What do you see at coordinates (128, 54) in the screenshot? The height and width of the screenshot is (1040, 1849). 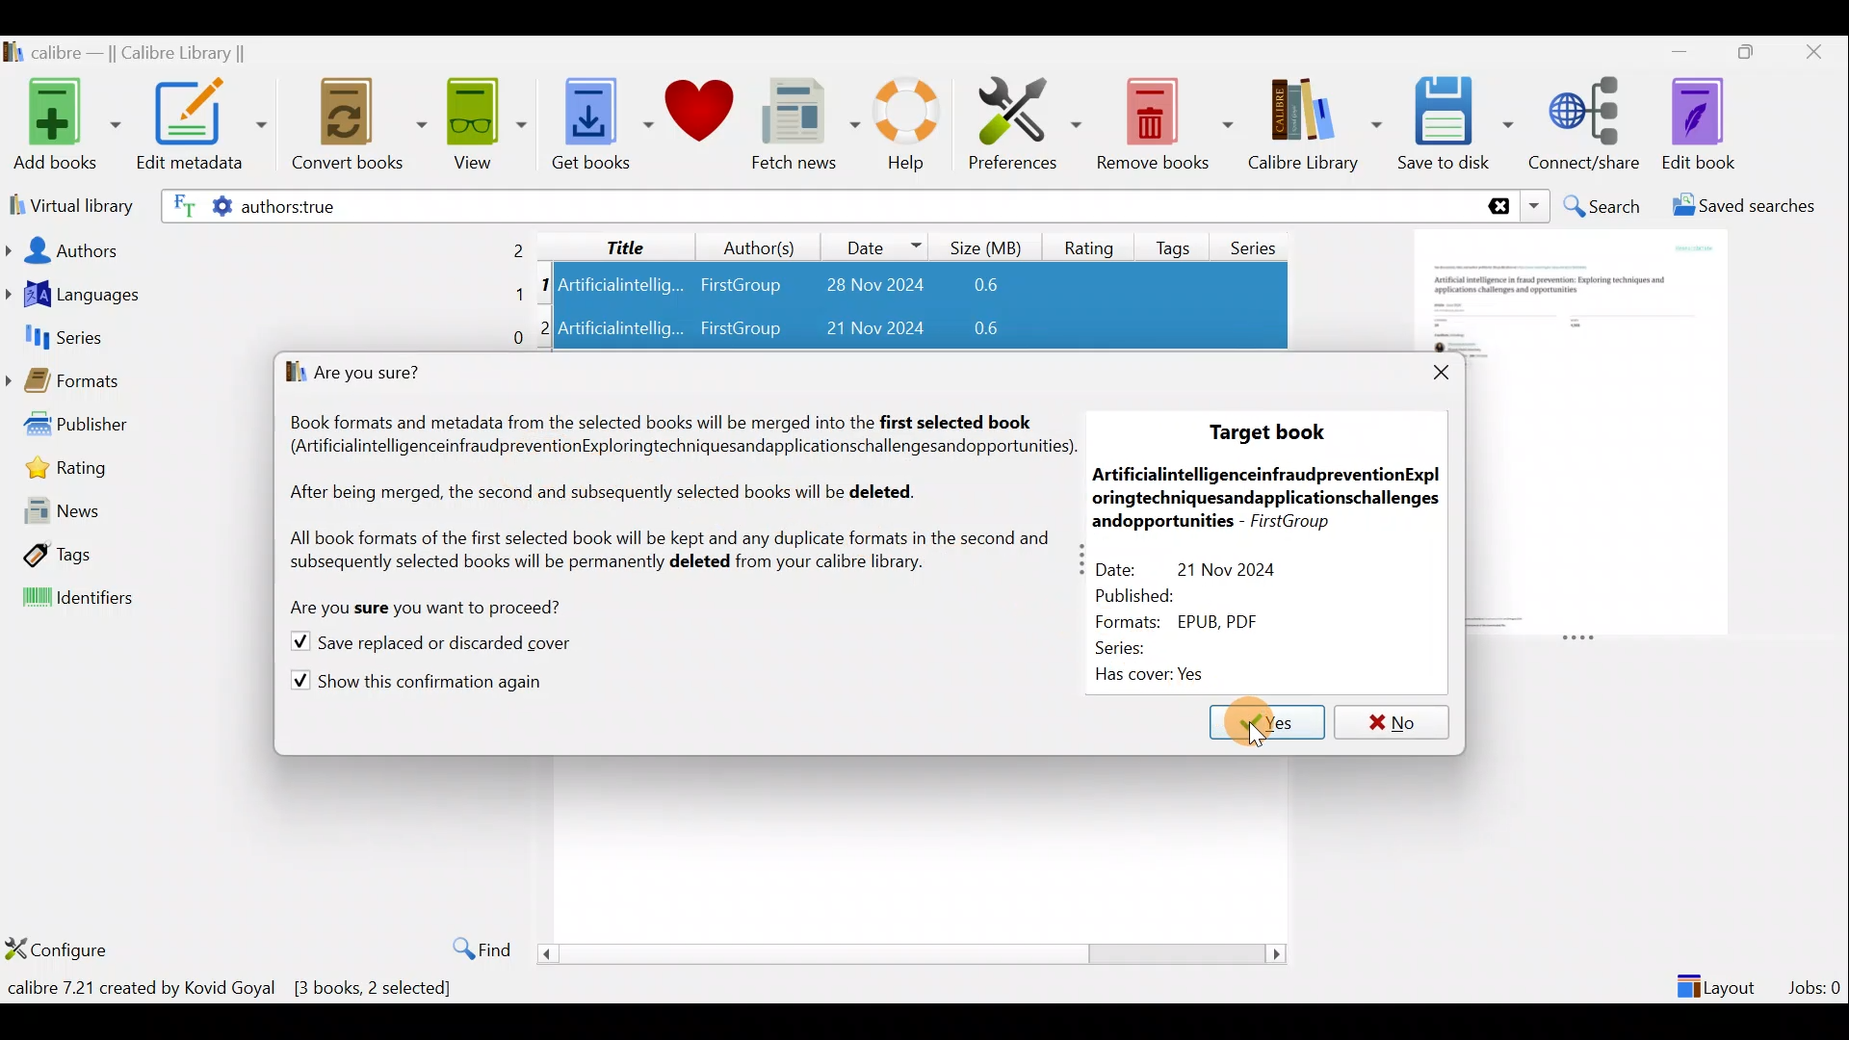 I see `calibre — || Calibre Library ||` at bounding box center [128, 54].